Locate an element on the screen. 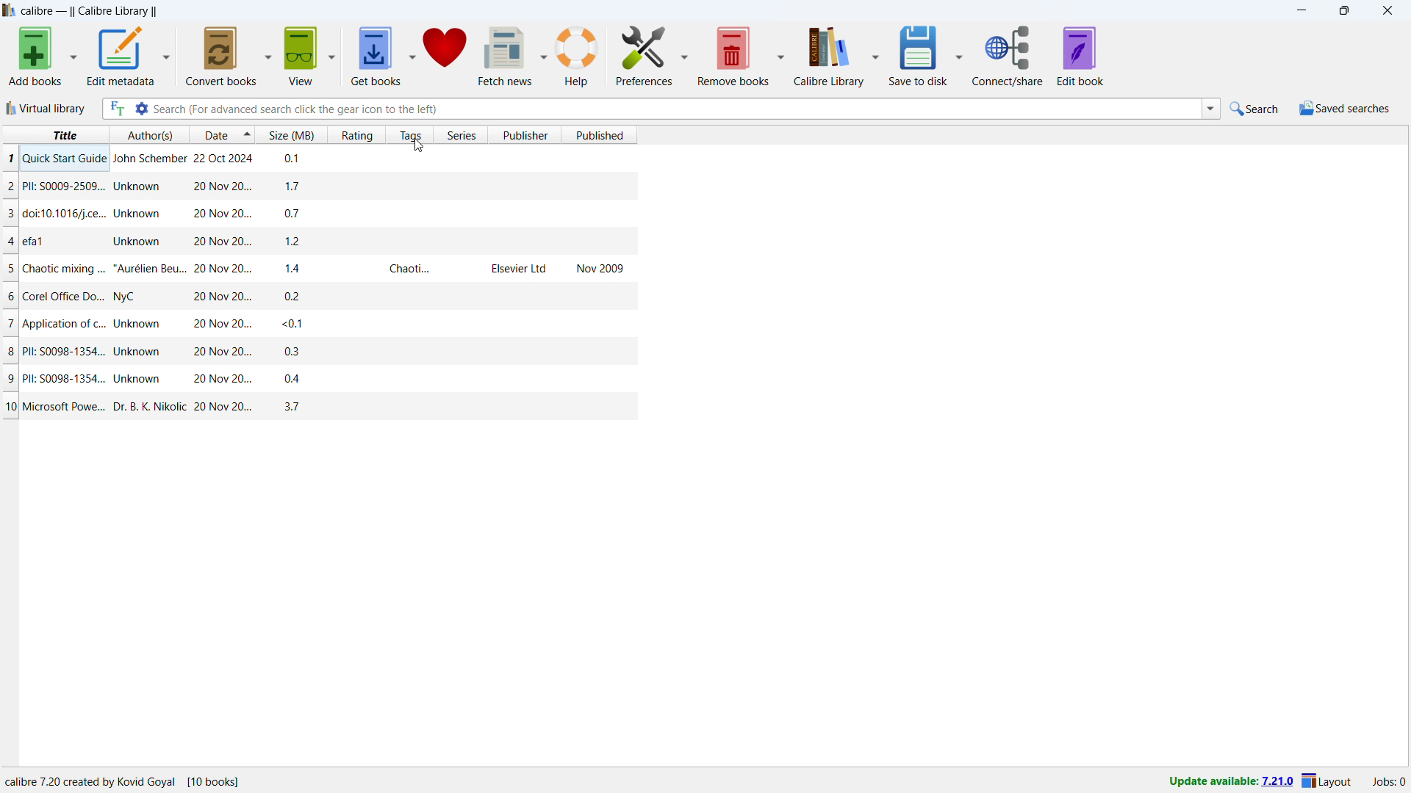  sort by publisher is located at coordinates (523, 134).